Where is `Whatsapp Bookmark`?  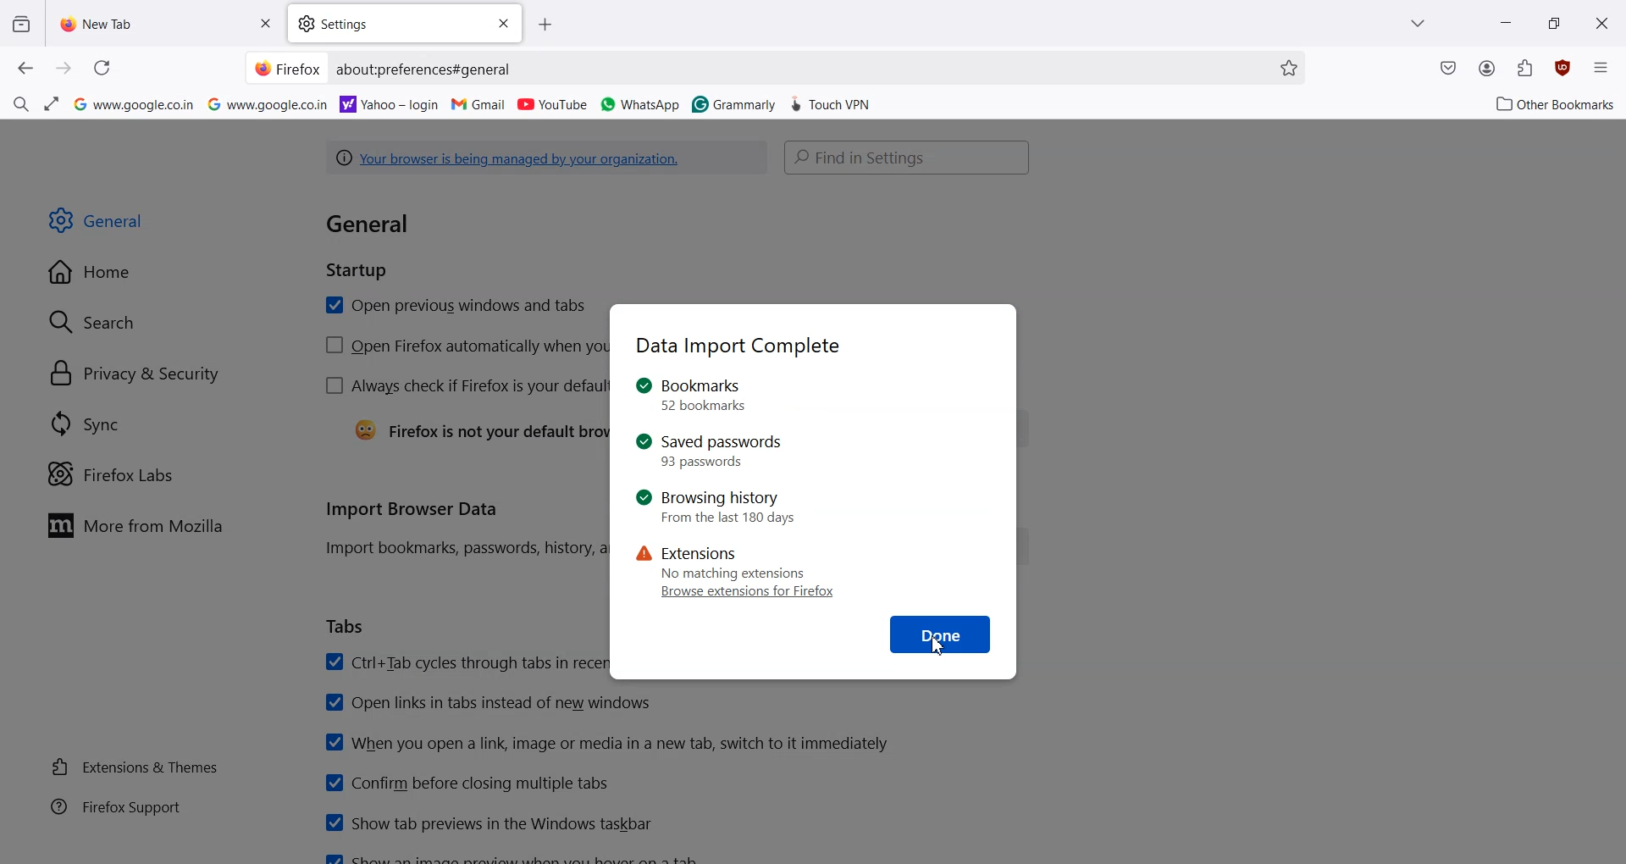 Whatsapp Bookmark is located at coordinates (641, 104).